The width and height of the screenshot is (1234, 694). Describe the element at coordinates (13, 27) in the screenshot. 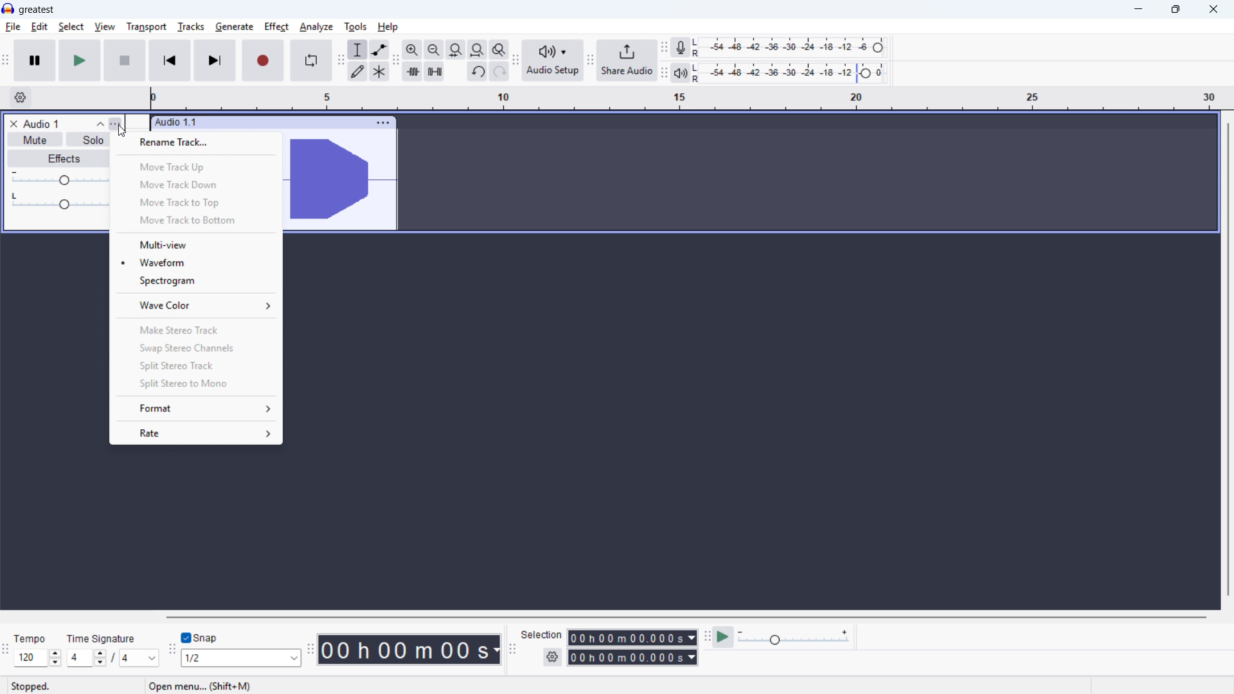

I see `File ` at that location.